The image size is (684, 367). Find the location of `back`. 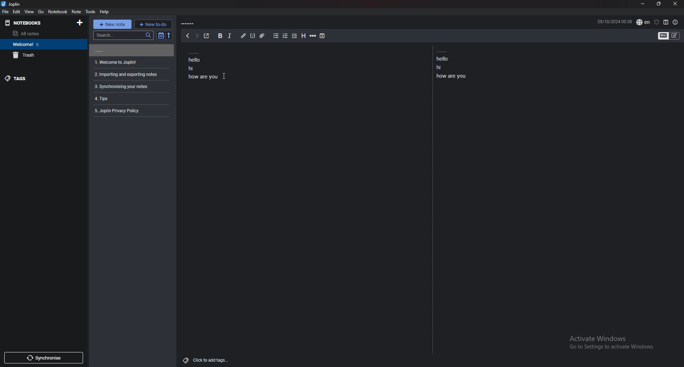

back is located at coordinates (188, 36).